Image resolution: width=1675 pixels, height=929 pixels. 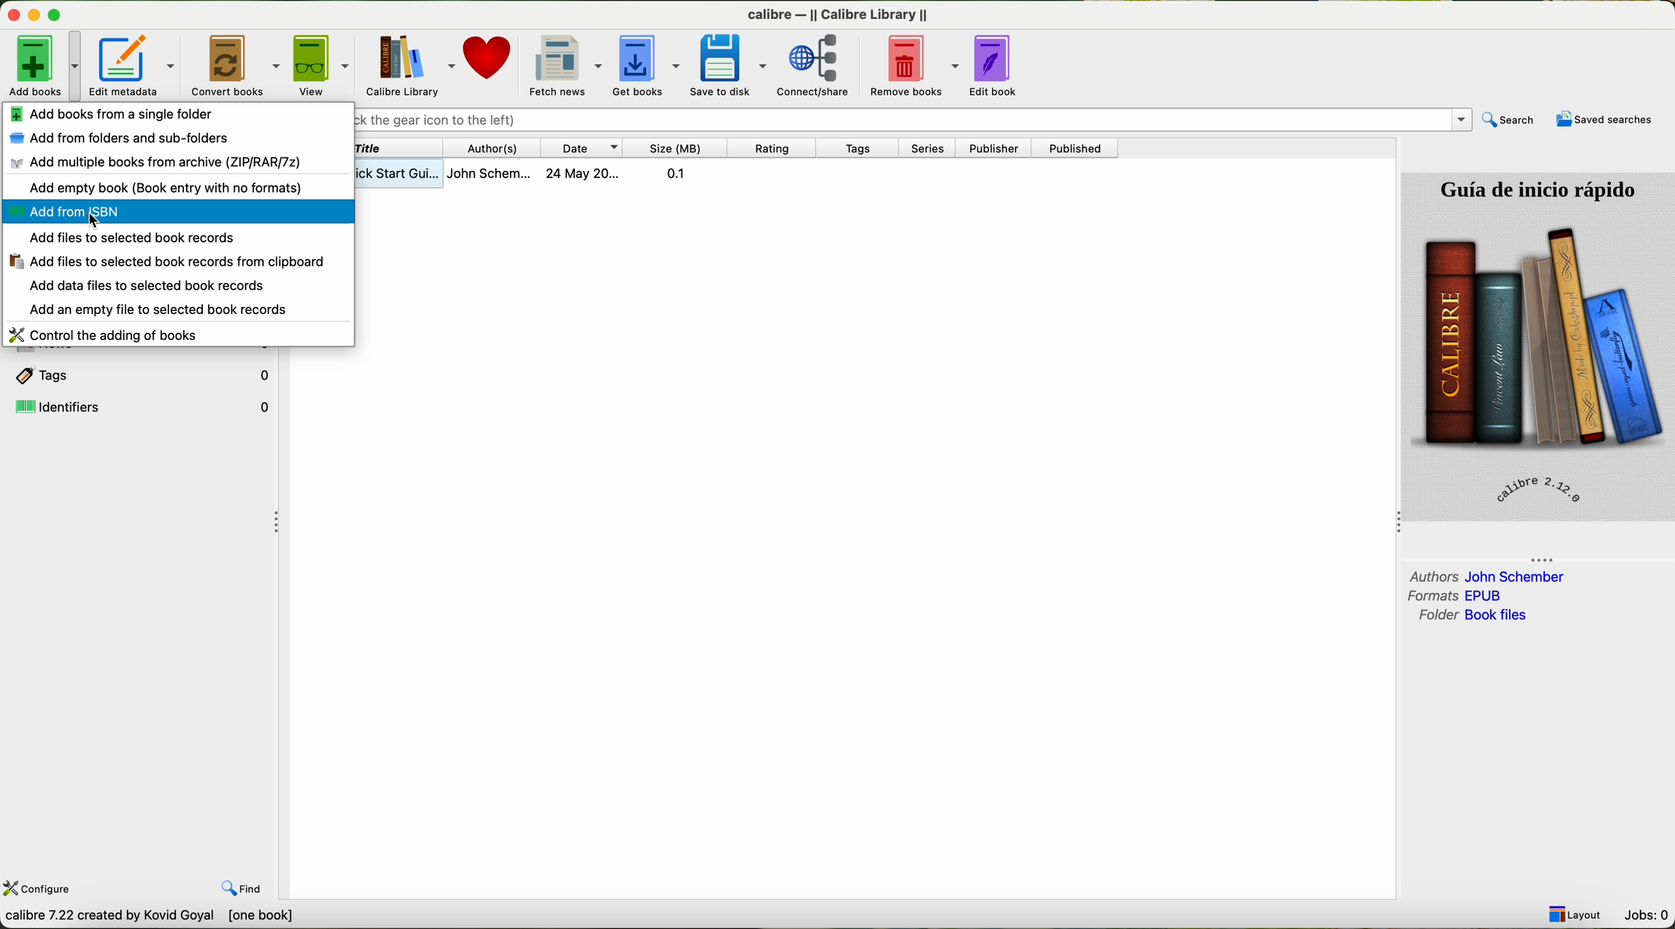 What do you see at coordinates (177, 215) in the screenshot?
I see `click on add from ISBN` at bounding box center [177, 215].